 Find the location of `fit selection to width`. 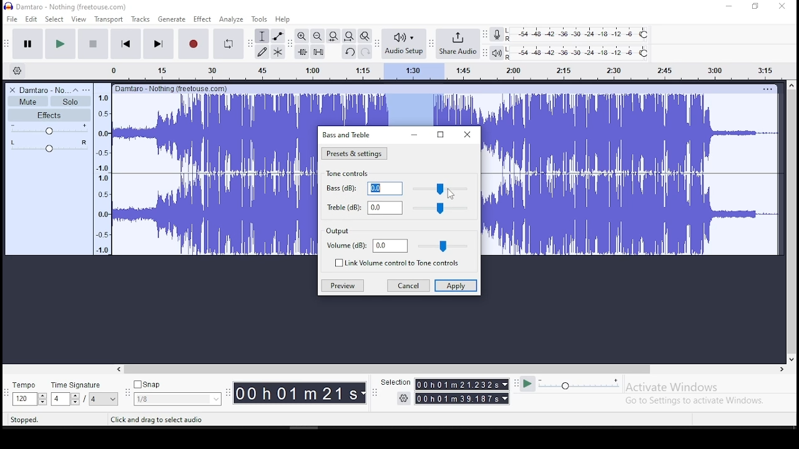

fit selection to width is located at coordinates (333, 35).